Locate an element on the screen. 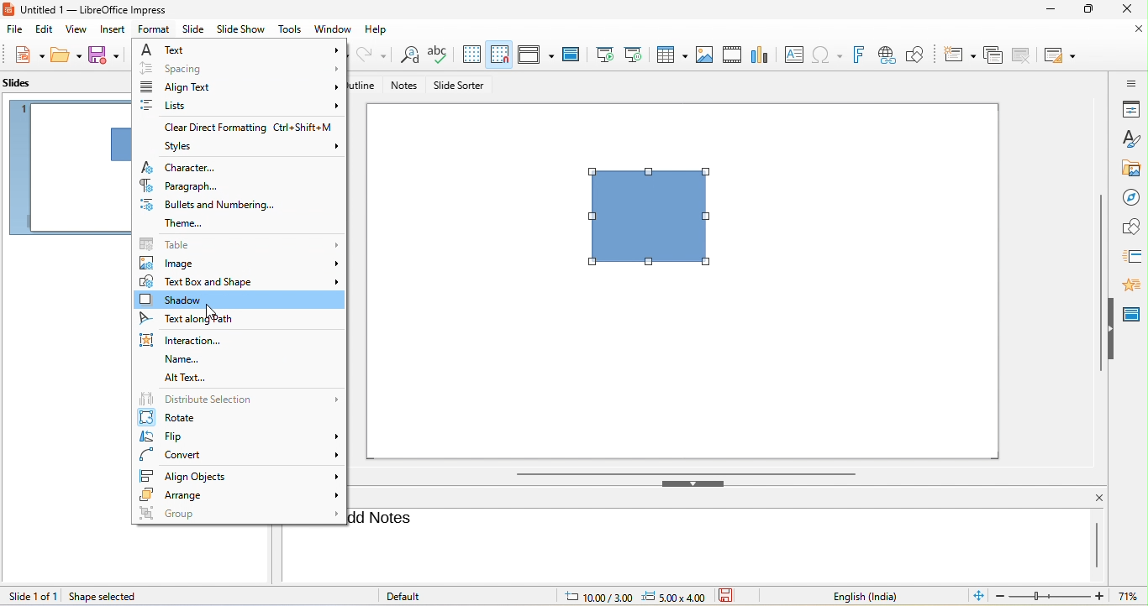 The height and width of the screenshot is (606, 1148). cursor movement  is located at coordinates (213, 312).